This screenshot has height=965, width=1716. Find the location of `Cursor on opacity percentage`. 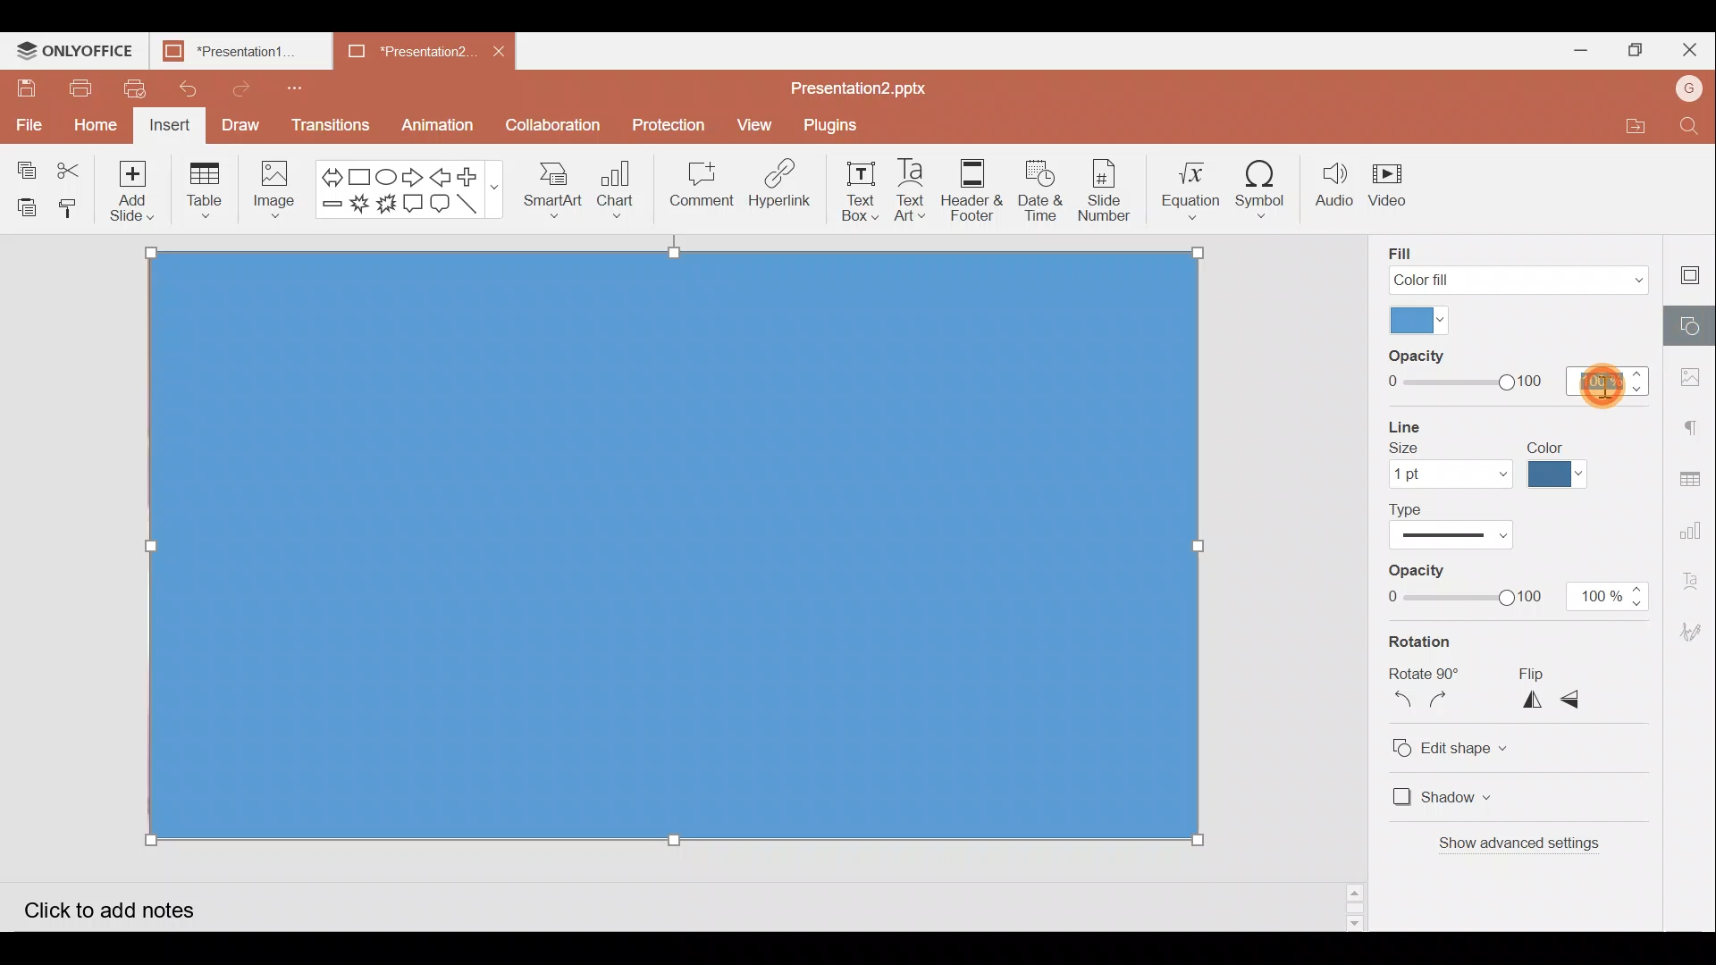

Cursor on opacity percentage is located at coordinates (1605, 392).